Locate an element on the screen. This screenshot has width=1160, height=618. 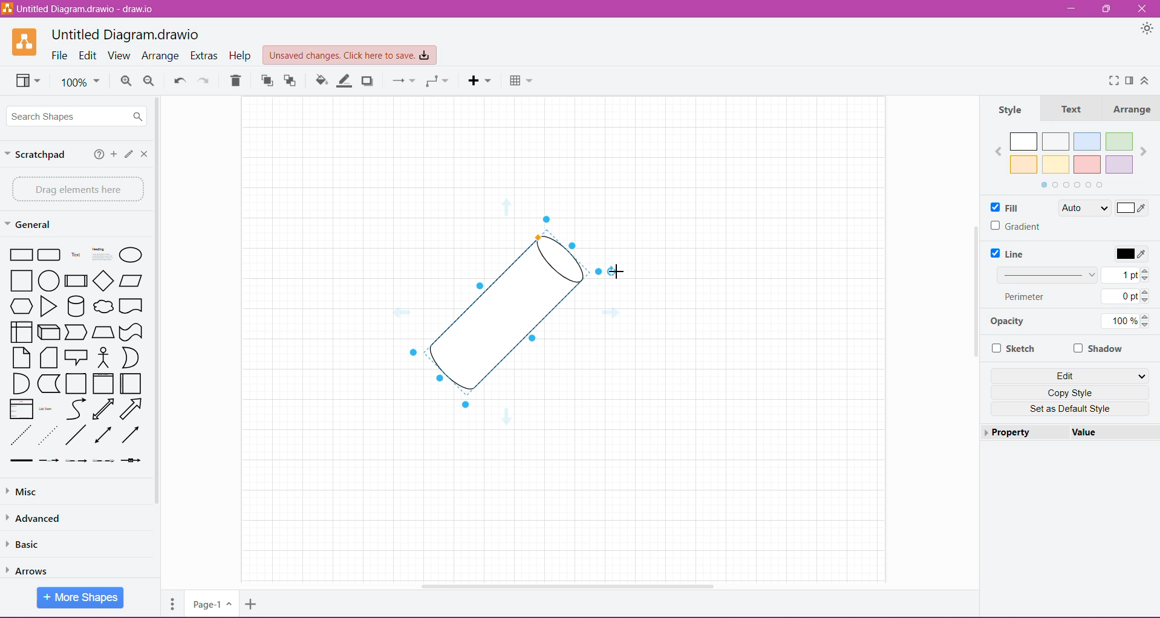
Fill - enabled is located at coordinates (1015, 207).